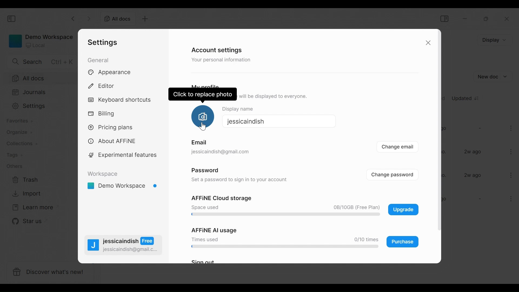 Image resolution: width=519 pixels, height=292 pixels. What do you see at coordinates (205, 127) in the screenshot?
I see `cursor` at bounding box center [205, 127].